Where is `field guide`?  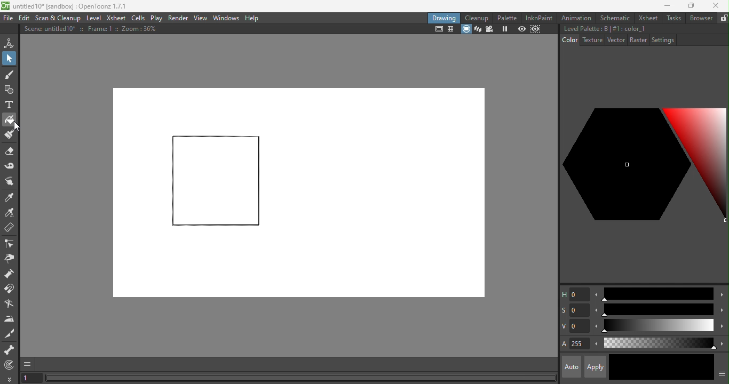 field guide is located at coordinates (451, 30).